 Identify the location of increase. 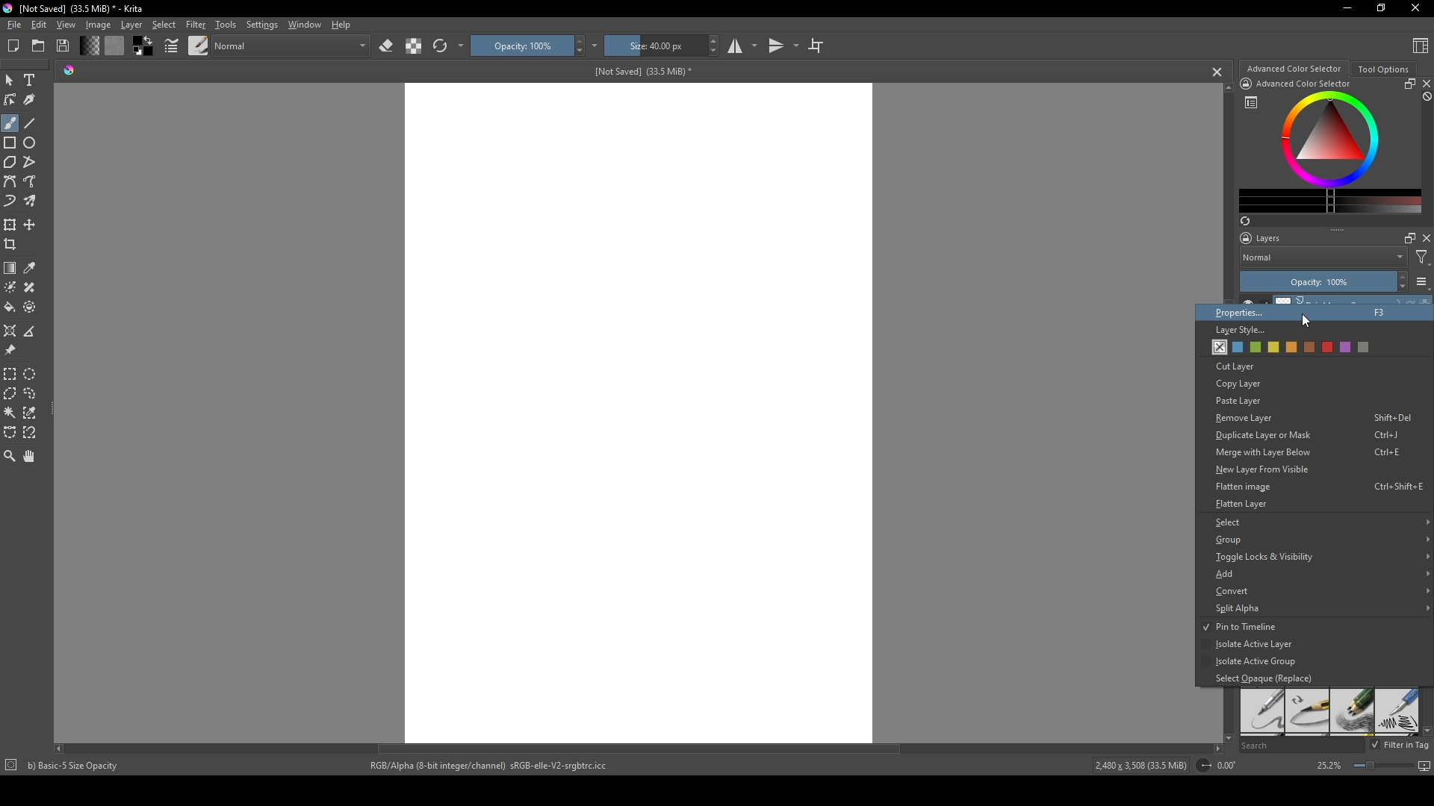
(1402, 276).